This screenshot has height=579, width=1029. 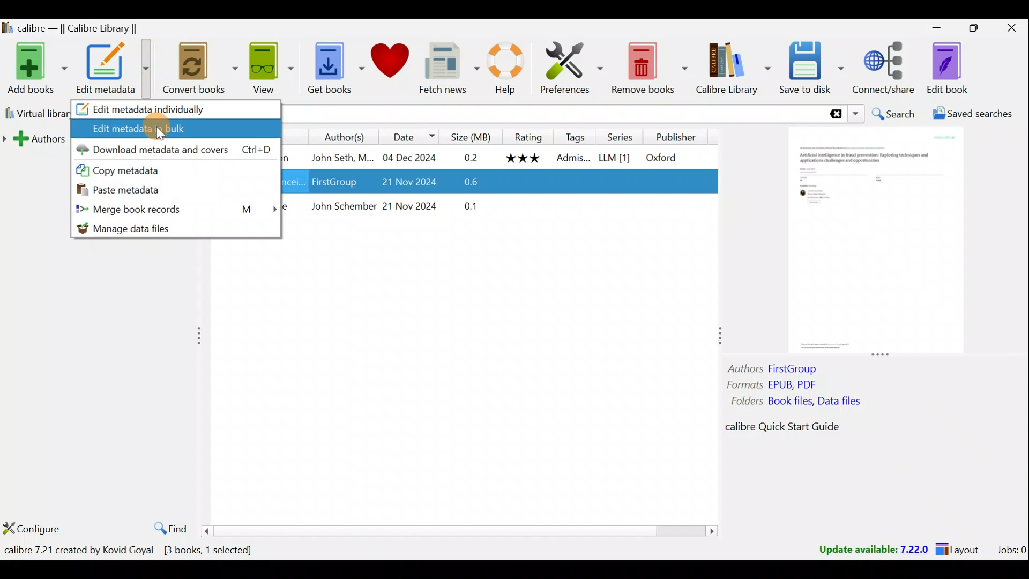 I want to click on Adjust column, so click(x=203, y=336).